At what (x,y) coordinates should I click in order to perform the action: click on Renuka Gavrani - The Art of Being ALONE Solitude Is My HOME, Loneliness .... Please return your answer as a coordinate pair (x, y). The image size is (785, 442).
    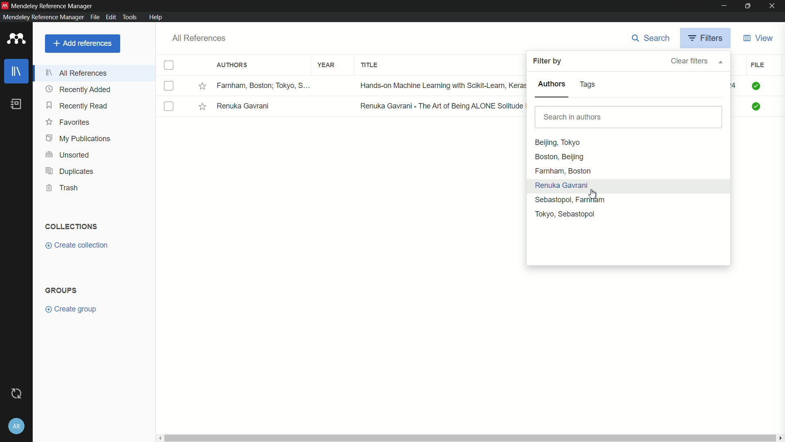
    Looking at the image, I should click on (441, 107).